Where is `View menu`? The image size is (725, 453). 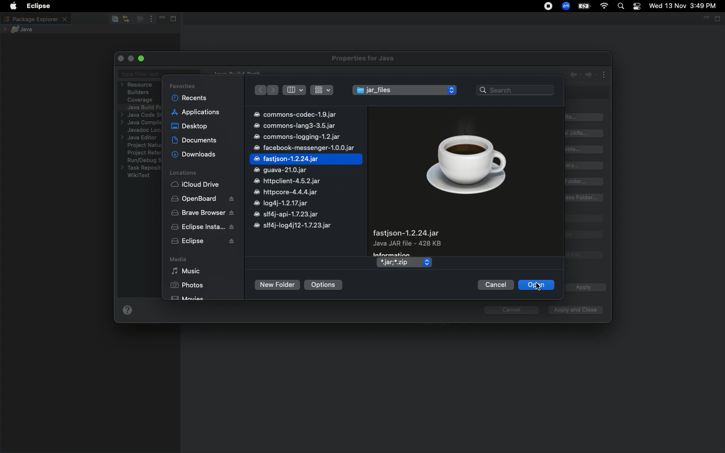
View menu is located at coordinates (150, 19).